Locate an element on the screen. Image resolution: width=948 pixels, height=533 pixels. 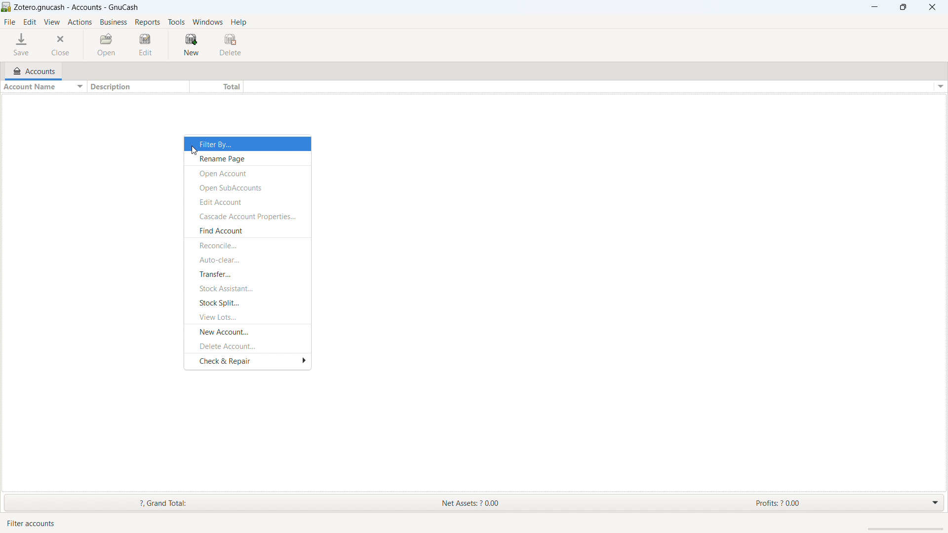
auto-clear is located at coordinates (247, 259).